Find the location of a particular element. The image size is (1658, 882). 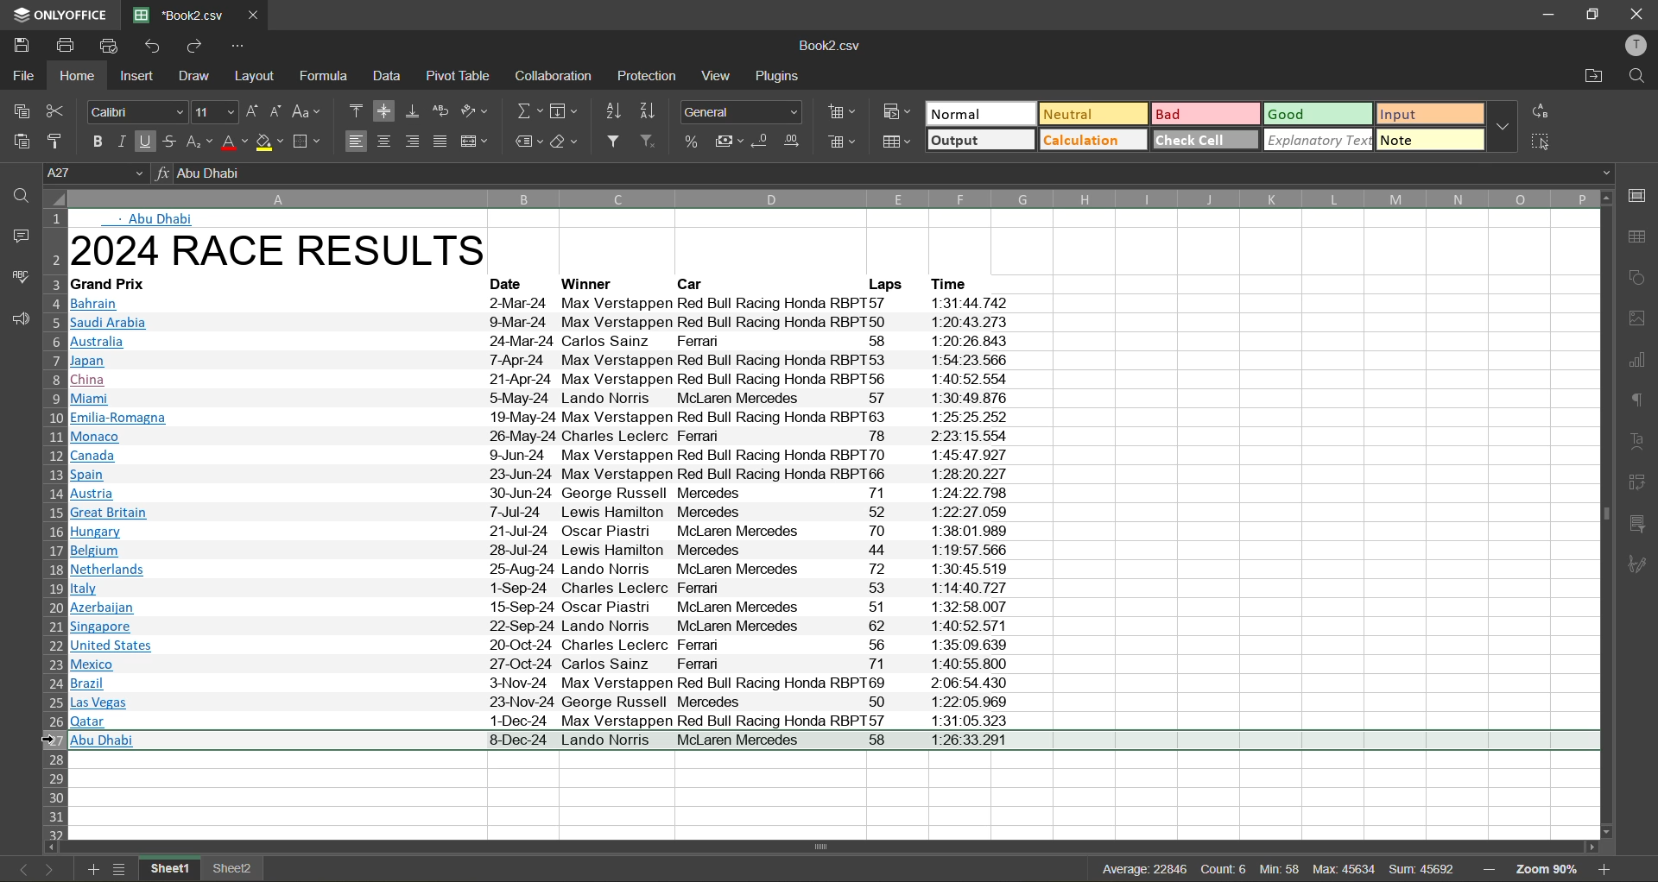

text info is located at coordinates (551, 512).